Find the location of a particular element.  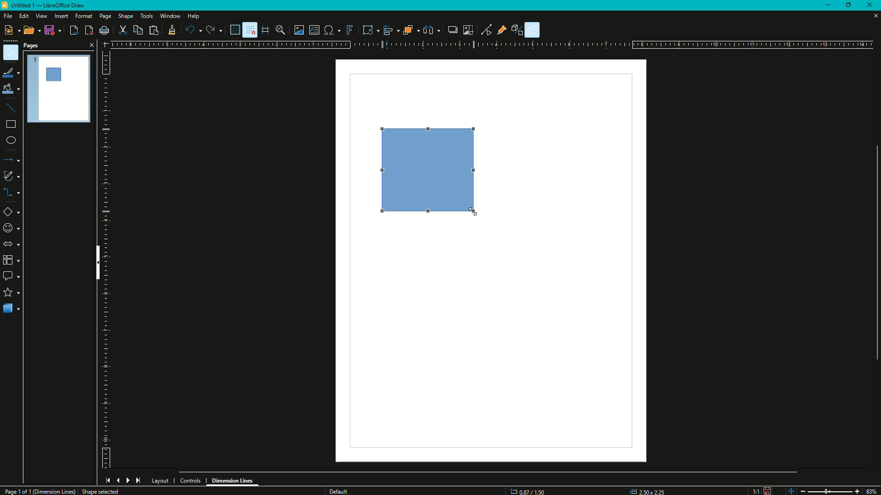

File is located at coordinates (7, 16).